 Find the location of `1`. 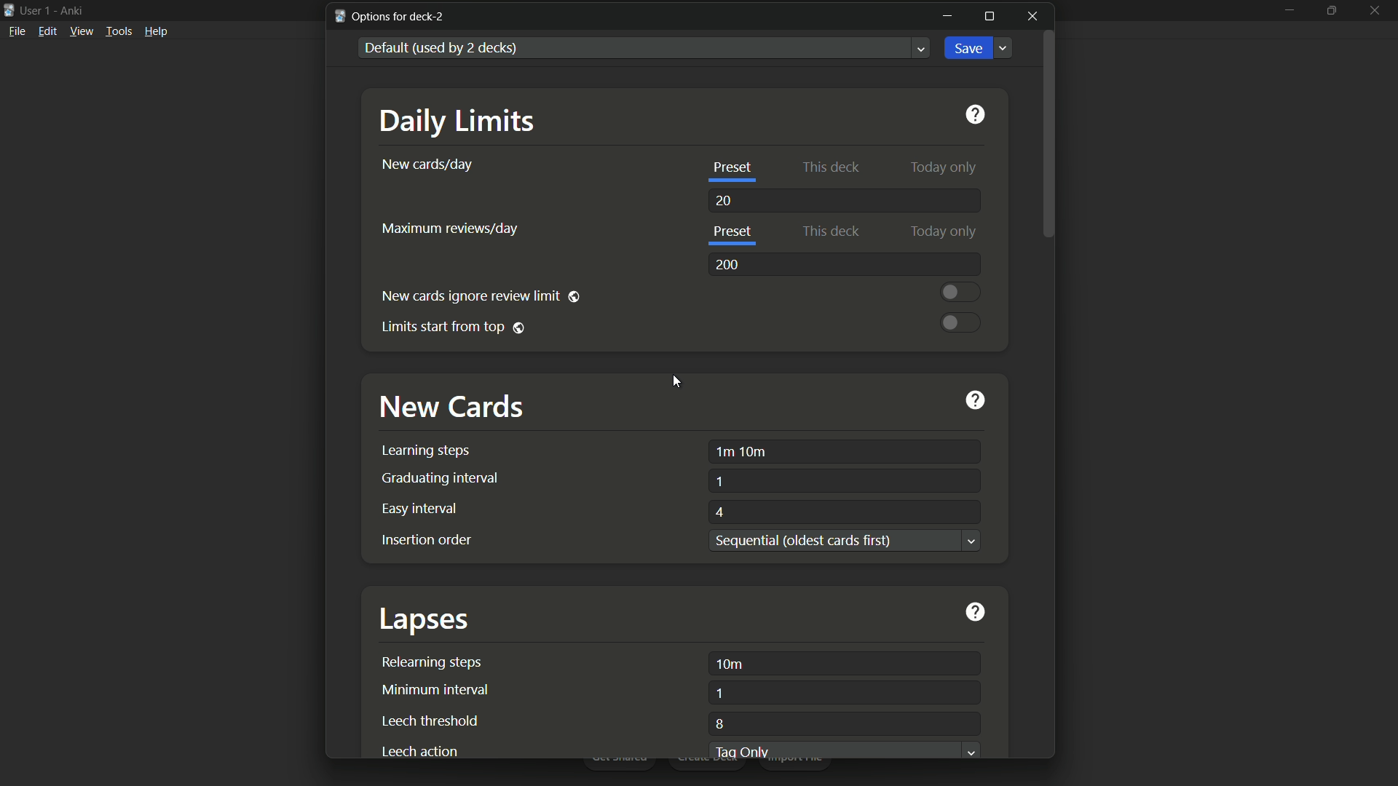

1 is located at coordinates (722, 696).